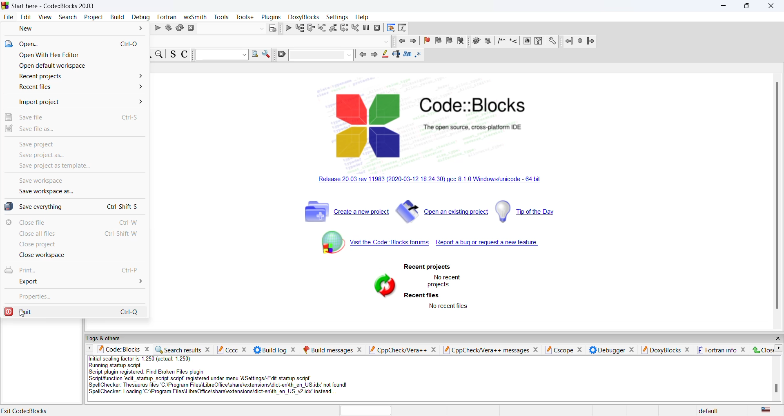 This screenshot has height=416, width=784. I want to click on close, so click(581, 350).